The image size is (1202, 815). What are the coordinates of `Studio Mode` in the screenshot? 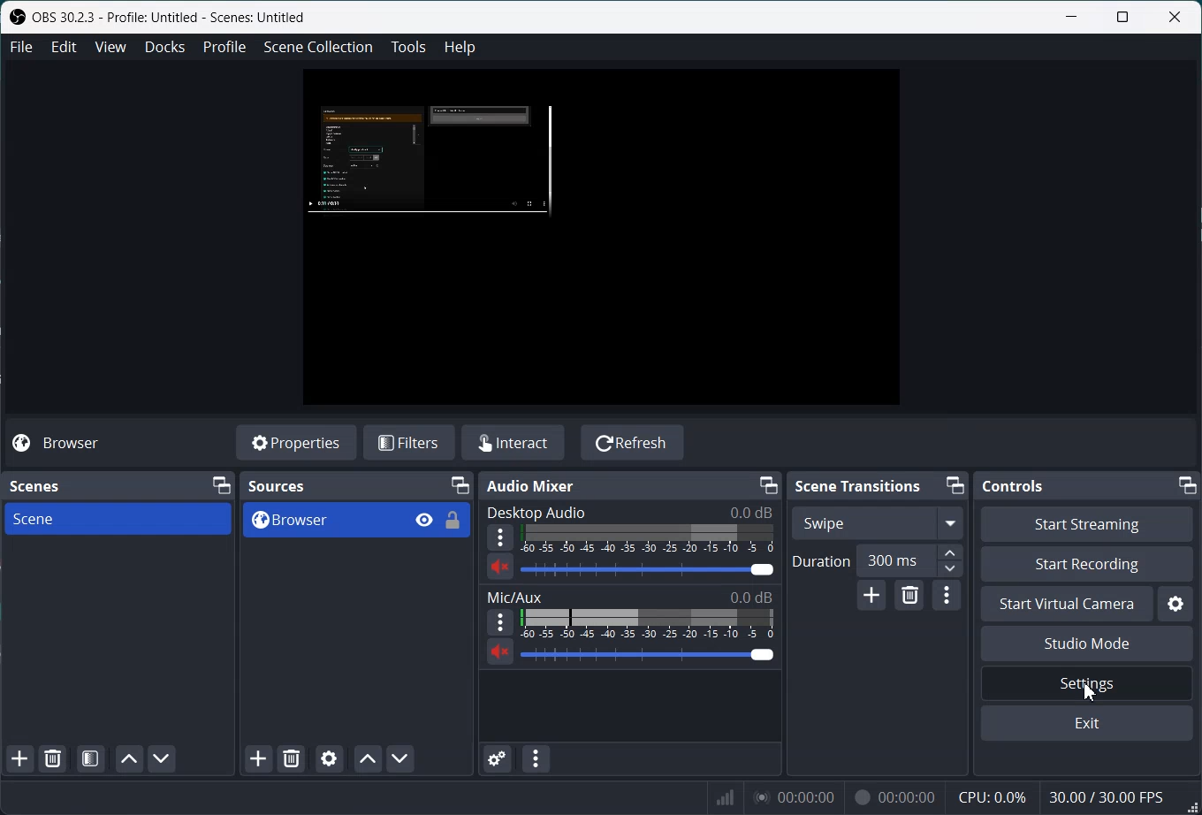 It's located at (1086, 644).